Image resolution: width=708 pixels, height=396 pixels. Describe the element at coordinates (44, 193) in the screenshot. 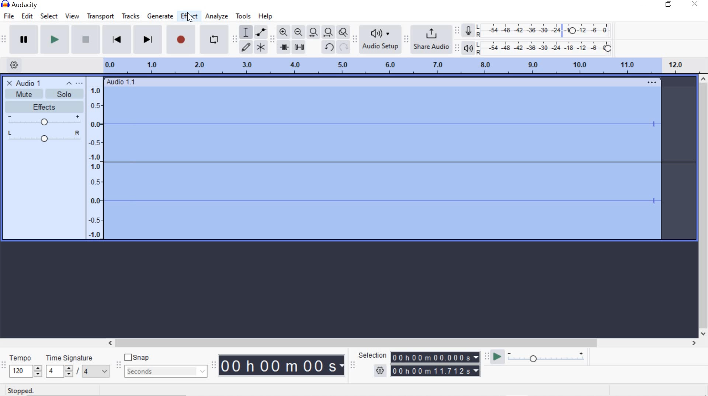

I see `Select or Deselect Track` at that location.